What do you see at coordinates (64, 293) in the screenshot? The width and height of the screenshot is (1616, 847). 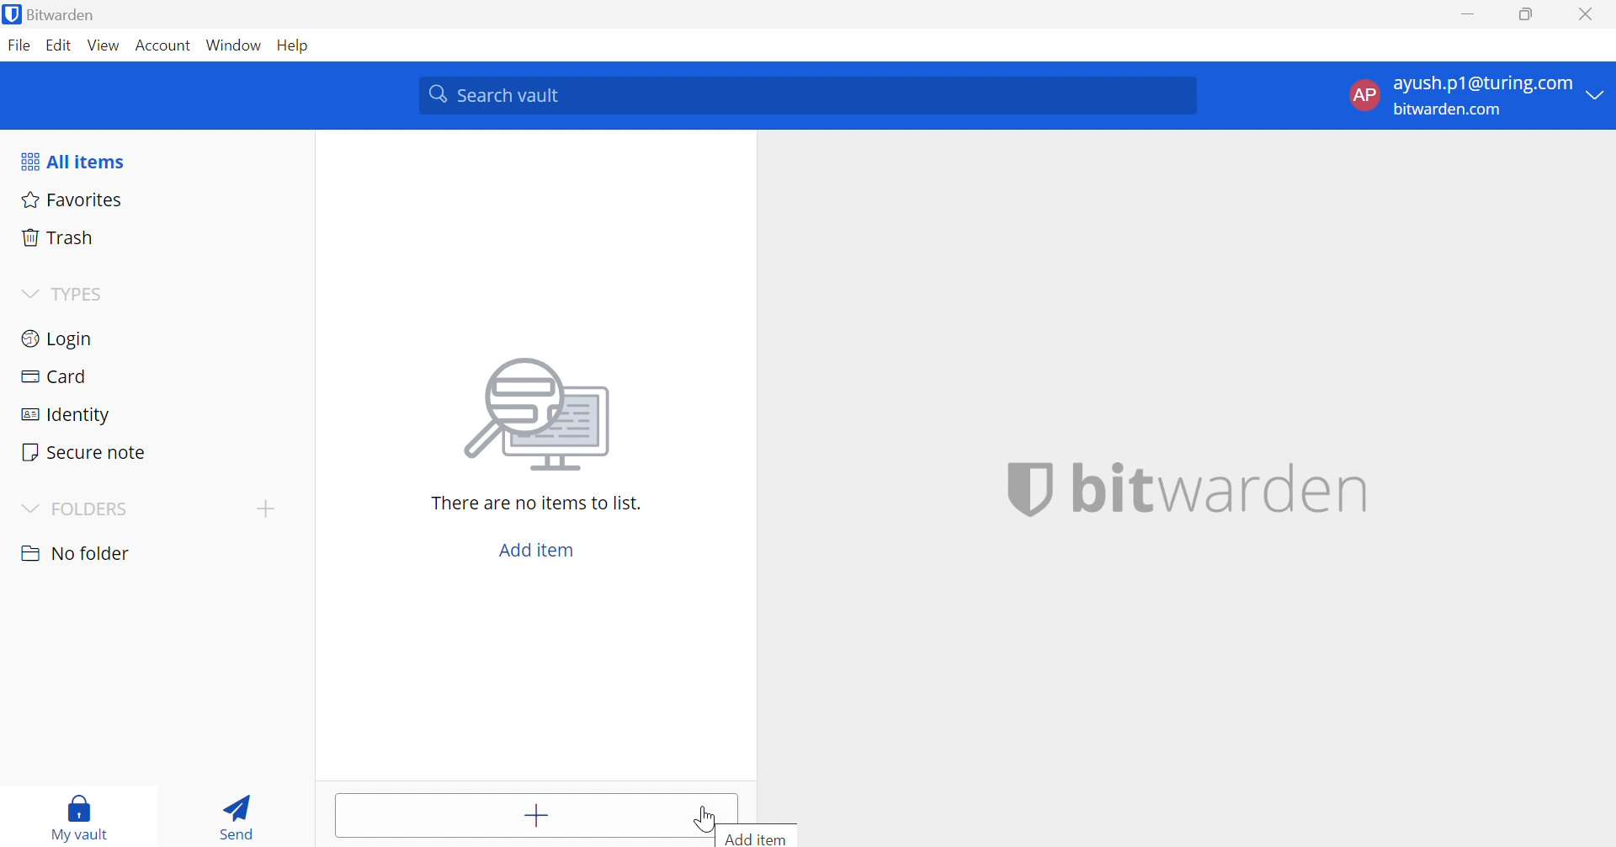 I see `TYPES` at bounding box center [64, 293].